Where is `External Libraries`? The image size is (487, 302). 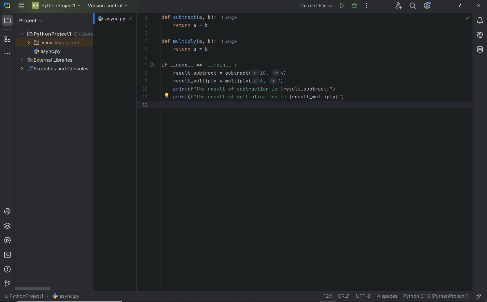 External Libraries is located at coordinates (47, 60).